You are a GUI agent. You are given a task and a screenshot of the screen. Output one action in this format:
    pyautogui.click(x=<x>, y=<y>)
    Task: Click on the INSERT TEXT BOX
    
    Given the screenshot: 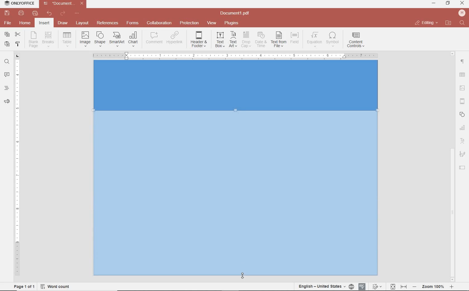 What is the action you would take?
    pyautogui.click(x=220, y=39)
    